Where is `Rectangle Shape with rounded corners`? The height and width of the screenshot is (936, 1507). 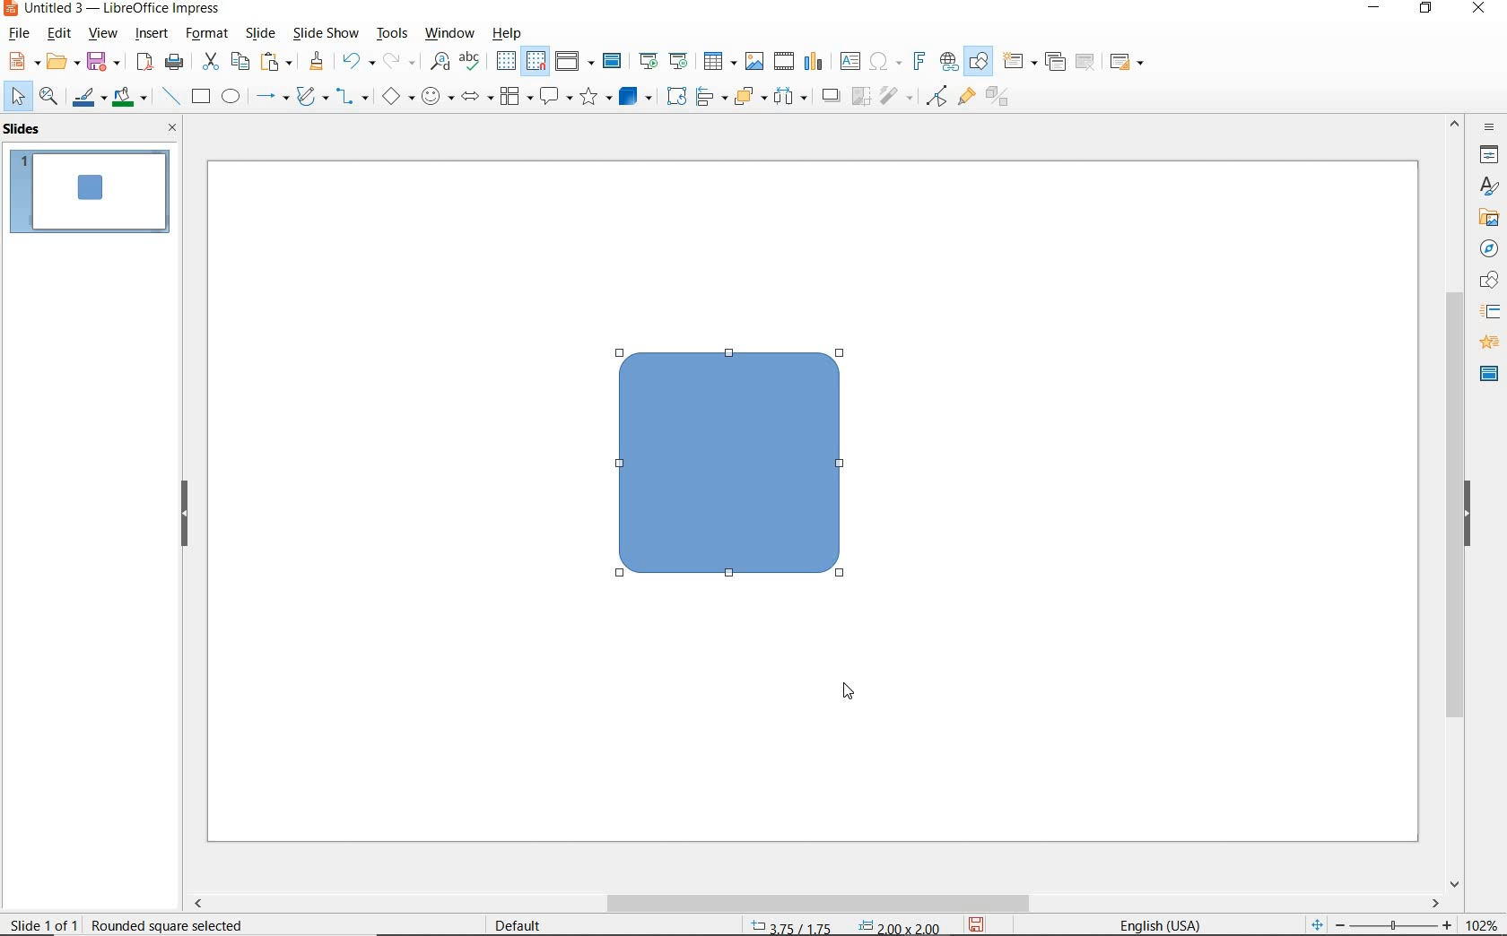 Rectangle Shape with rounded corners is located at coordinates (733, 468).